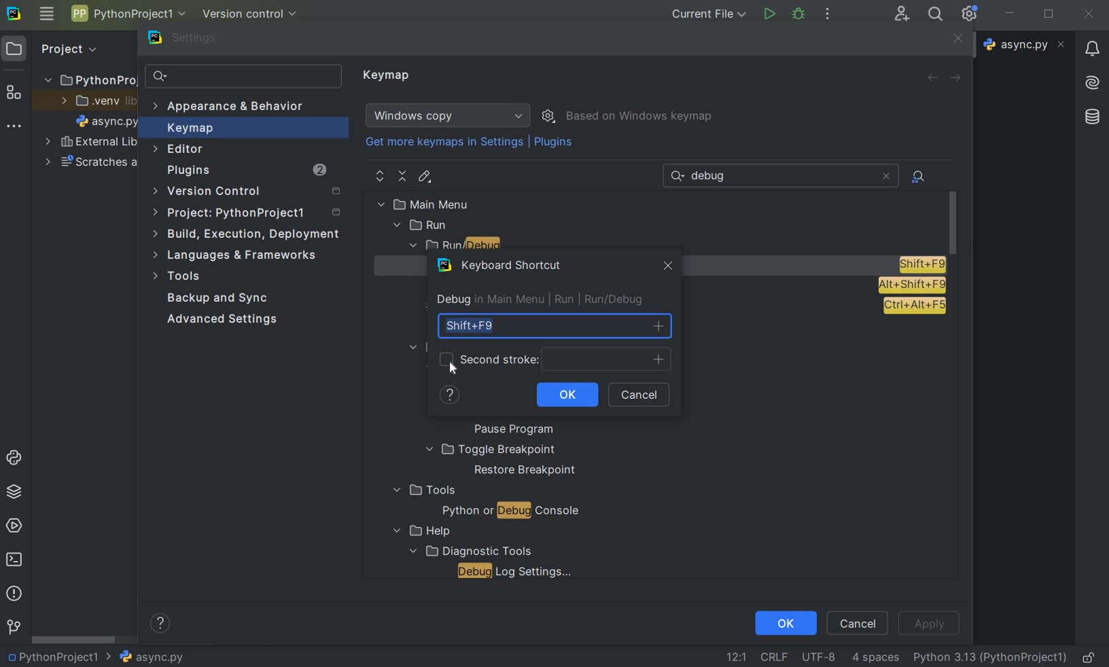  What do you see at coordinates (914, 306) in the screenshot?
I see `Ctrl+Alt+F5` at bounding box center [914, 306].